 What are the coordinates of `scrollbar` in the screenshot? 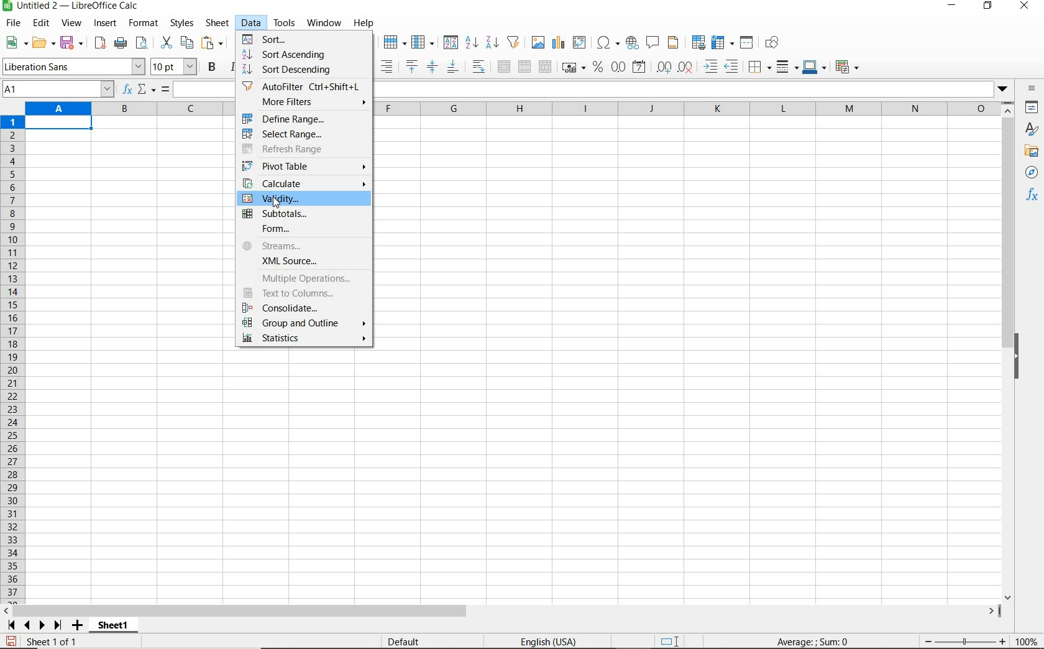 It's located at (1009, 351).